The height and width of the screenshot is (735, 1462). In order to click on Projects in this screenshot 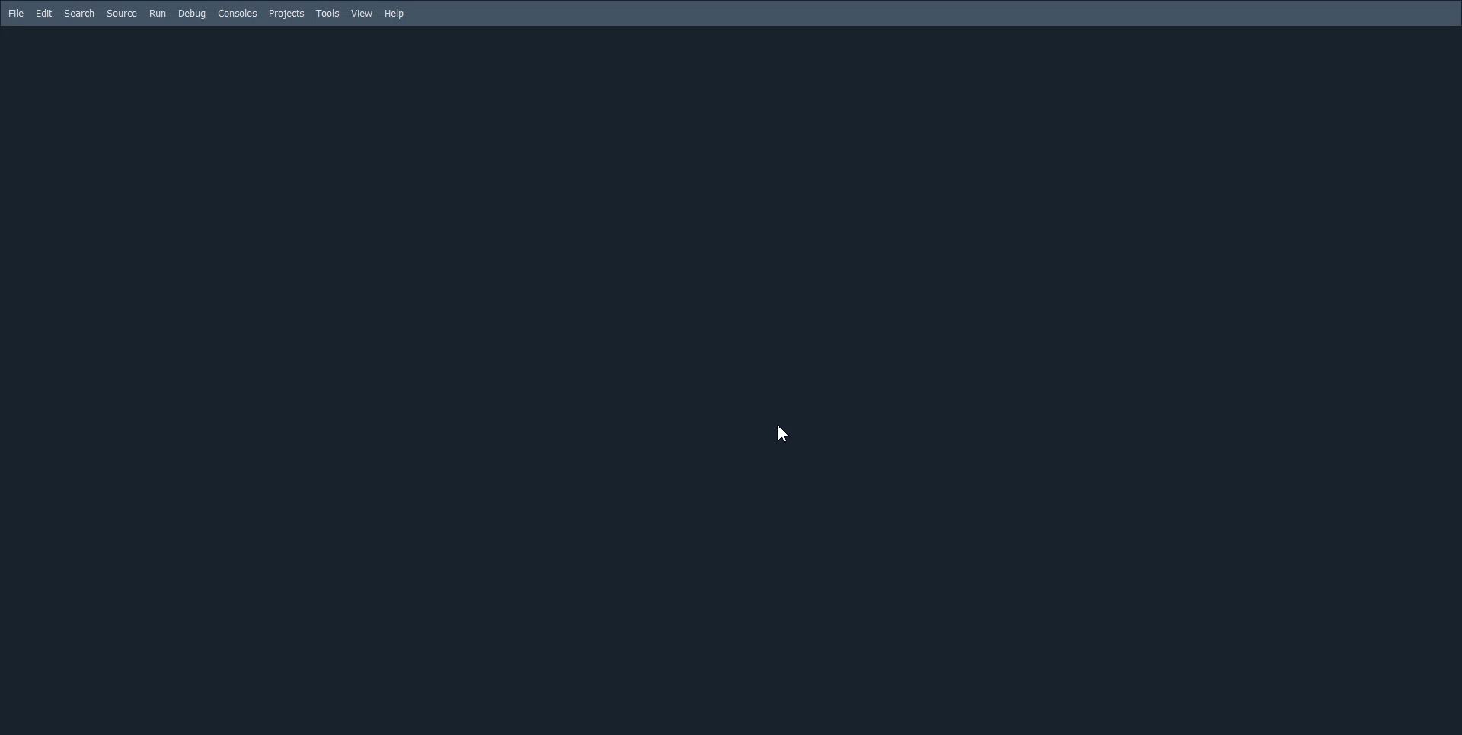, I will do `click(286, 14)`.